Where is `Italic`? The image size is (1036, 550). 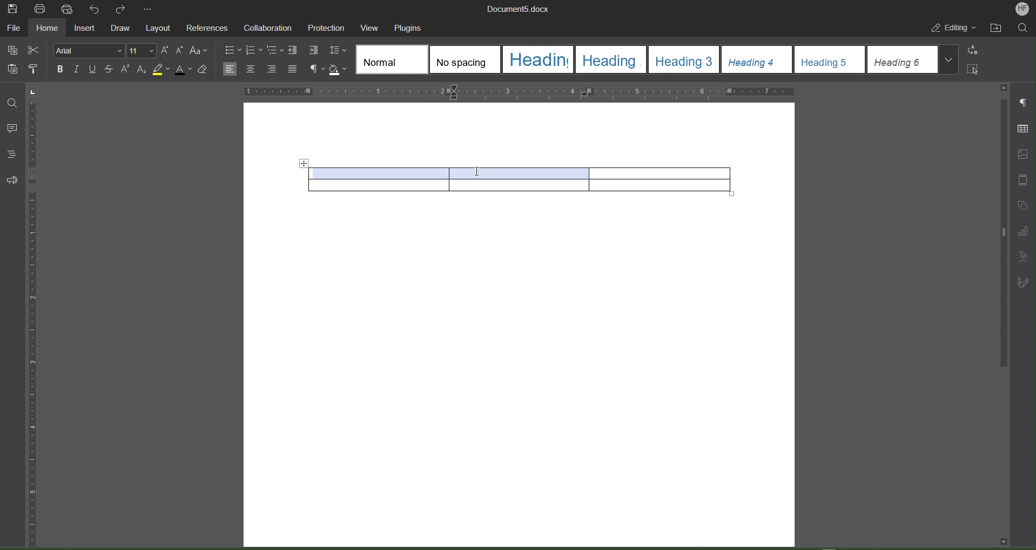 Italic is located at coordinates (77, 70).